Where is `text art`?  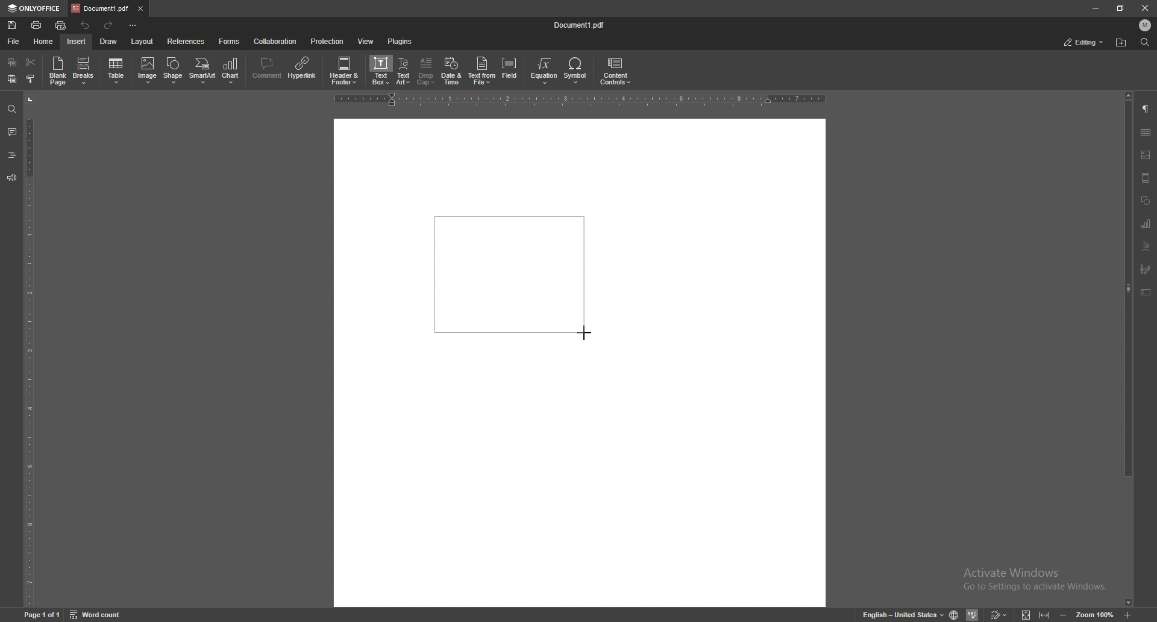 text art is located at coordinates (1146, 246).